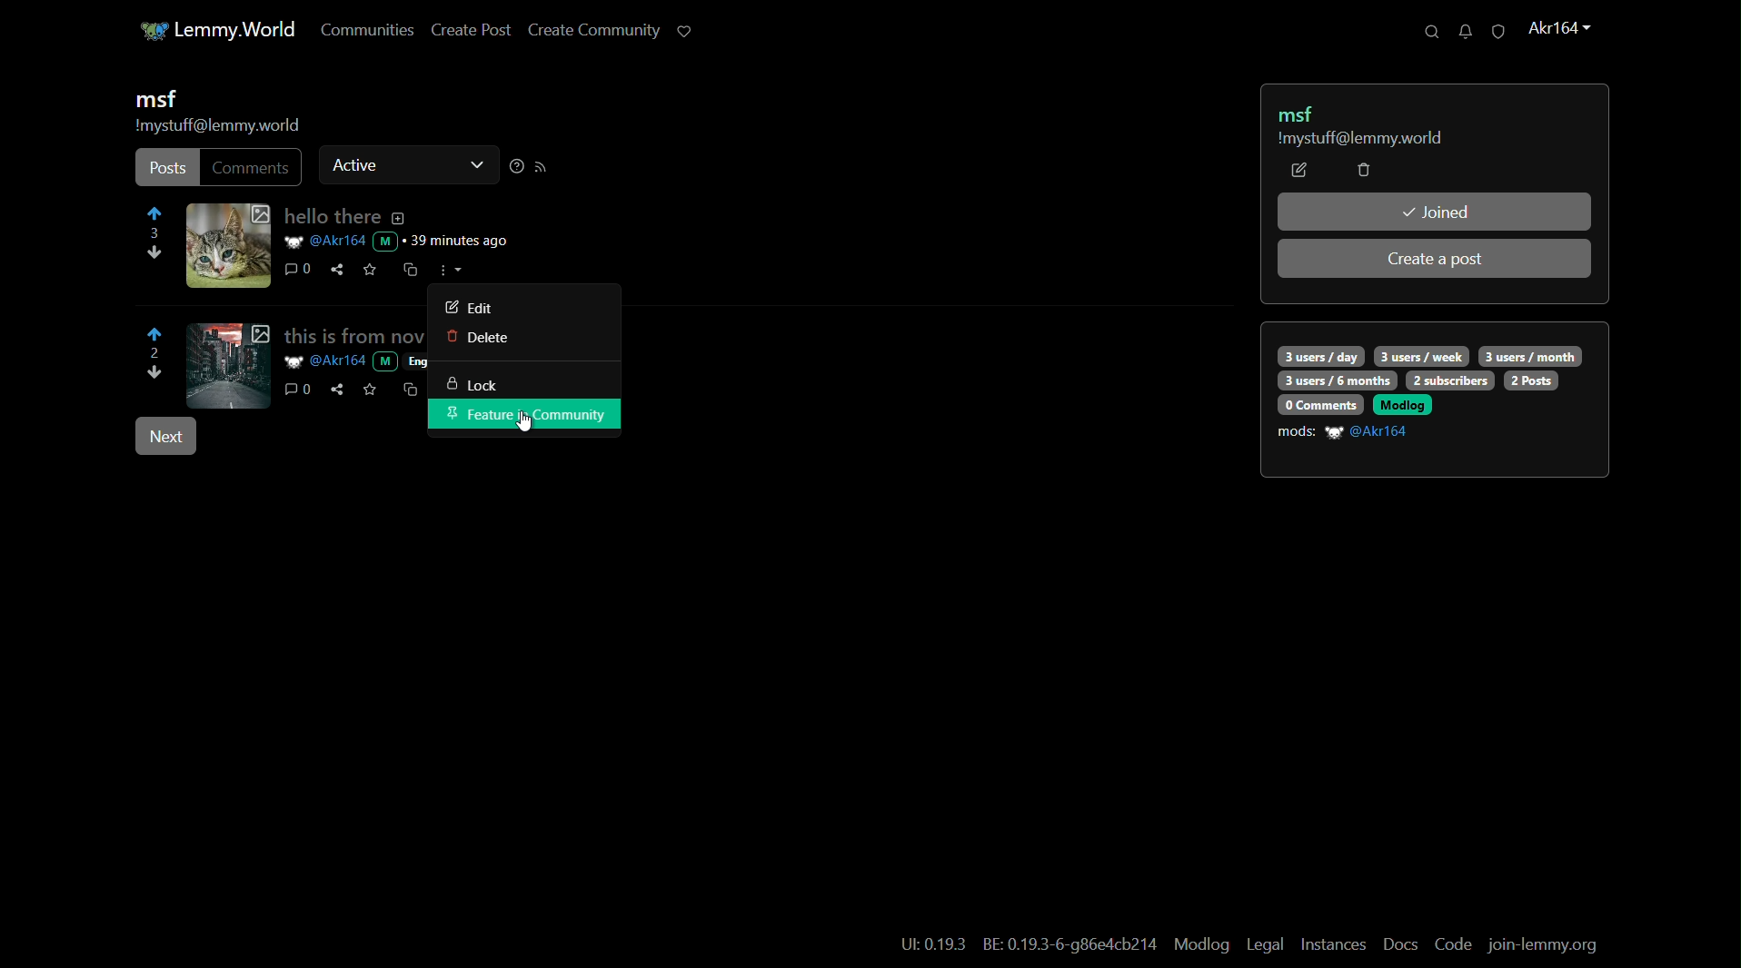 This screenshot has width=1741, height=968. I want to click on upvote, so click(155, 216).